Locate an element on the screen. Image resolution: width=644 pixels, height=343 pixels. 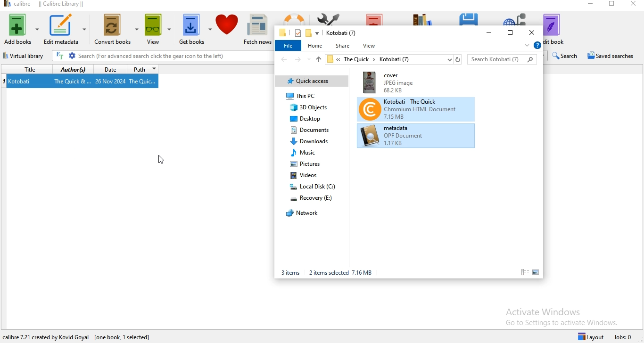
music is located at coordinates (305, 152).